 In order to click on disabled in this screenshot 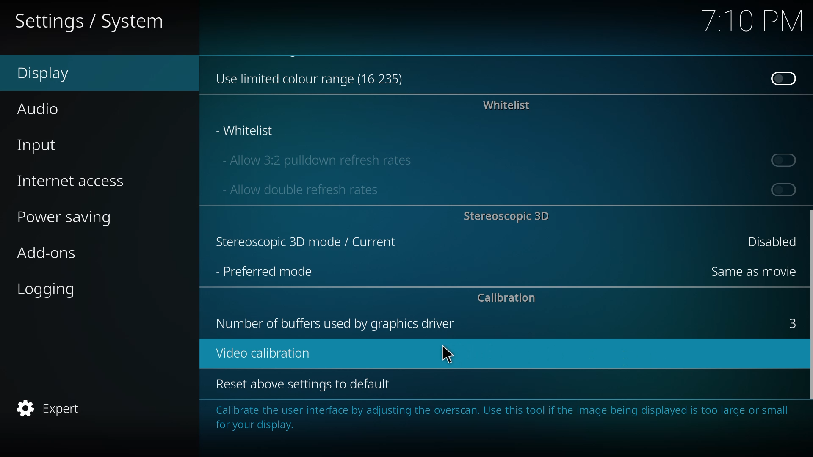, I will do `click(782, 78)`.